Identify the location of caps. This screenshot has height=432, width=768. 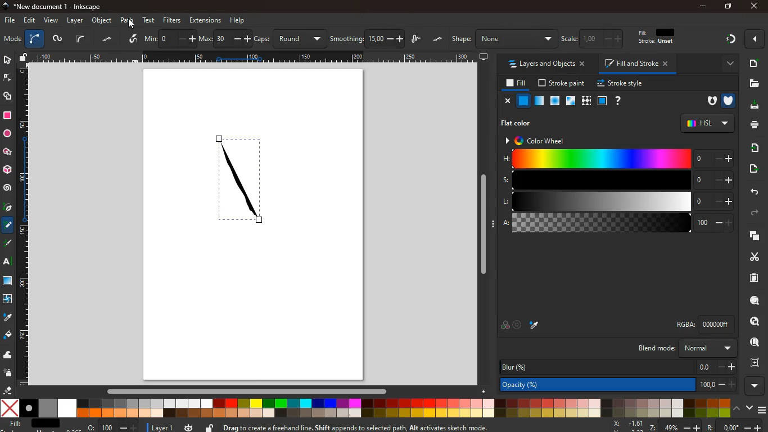
(291, 39).